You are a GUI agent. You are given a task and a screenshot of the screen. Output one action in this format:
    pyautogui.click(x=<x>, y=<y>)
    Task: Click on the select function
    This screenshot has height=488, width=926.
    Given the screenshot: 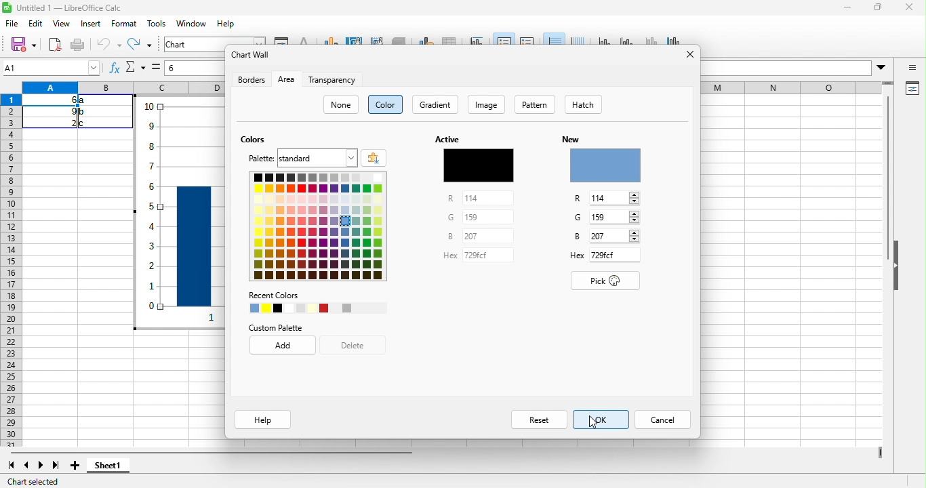 What is the action you would take?
    pyautogui.click(x=134, y=67)
    